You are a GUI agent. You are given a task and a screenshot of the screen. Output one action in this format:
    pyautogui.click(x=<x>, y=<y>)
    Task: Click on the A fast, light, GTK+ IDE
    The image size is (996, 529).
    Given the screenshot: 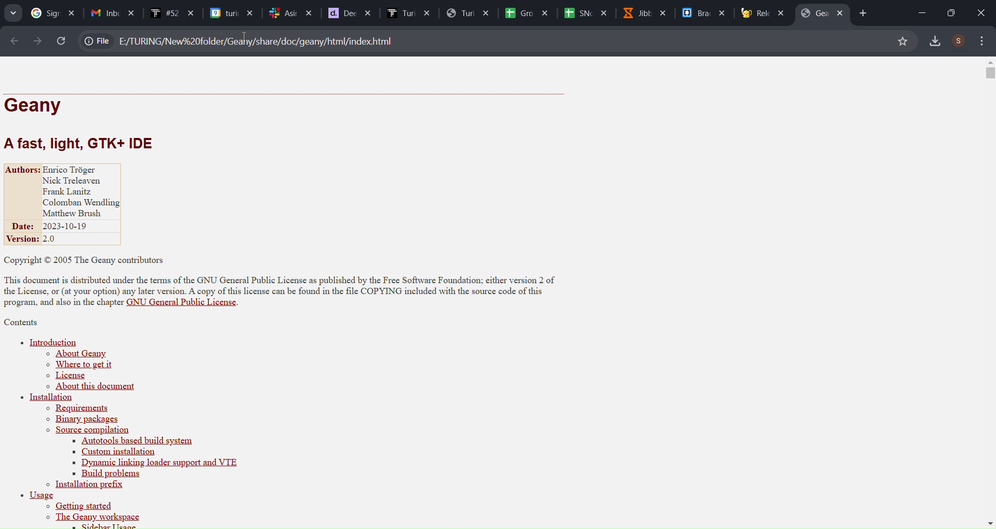 What is the action you would take?
    pyautogui.click(x=86, y=143)
    